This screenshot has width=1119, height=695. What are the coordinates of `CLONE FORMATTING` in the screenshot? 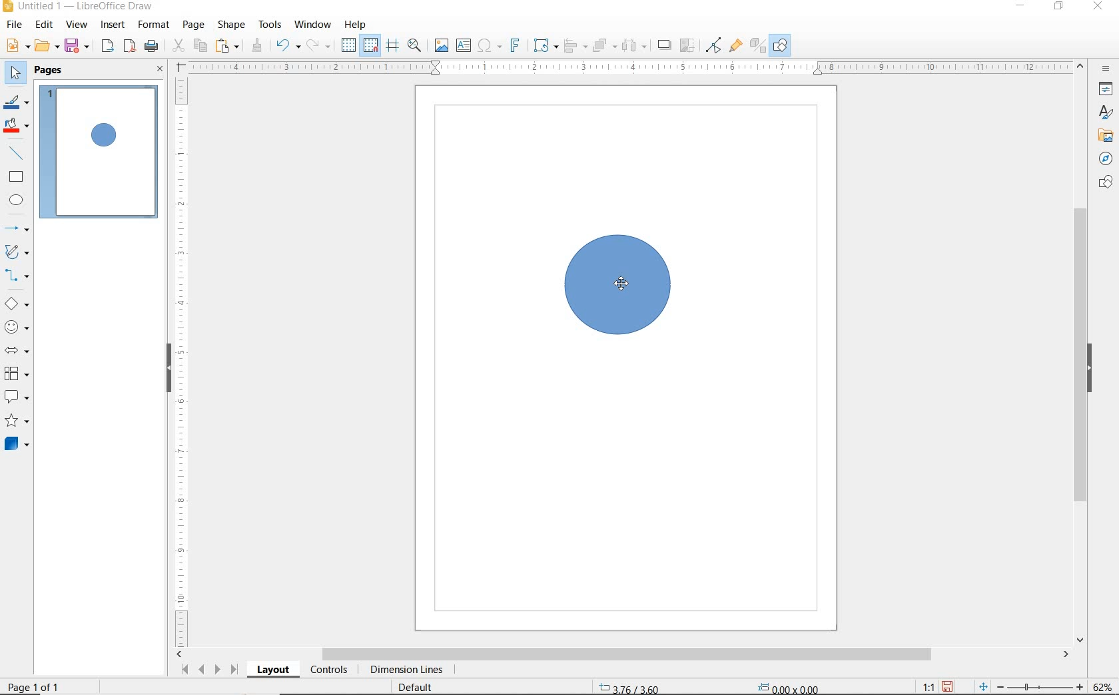 It's located at (258, 45).